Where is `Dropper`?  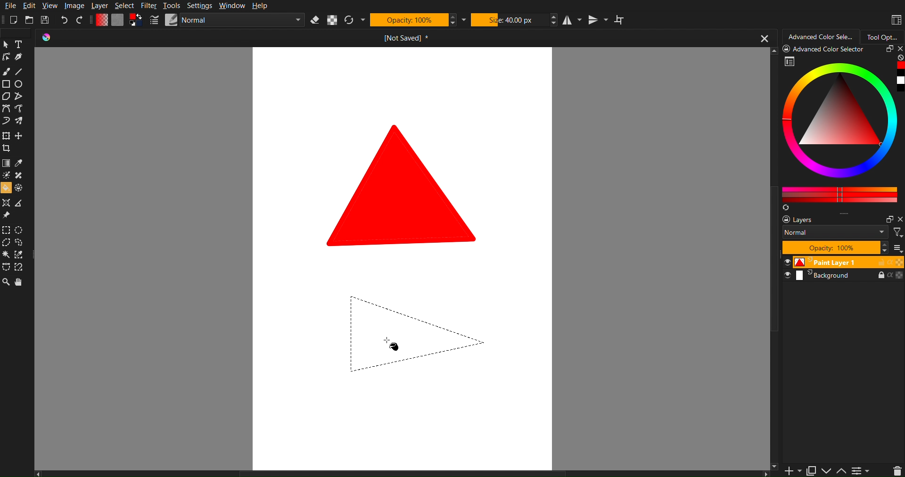 Dropper is located at coordinates (19, 164).